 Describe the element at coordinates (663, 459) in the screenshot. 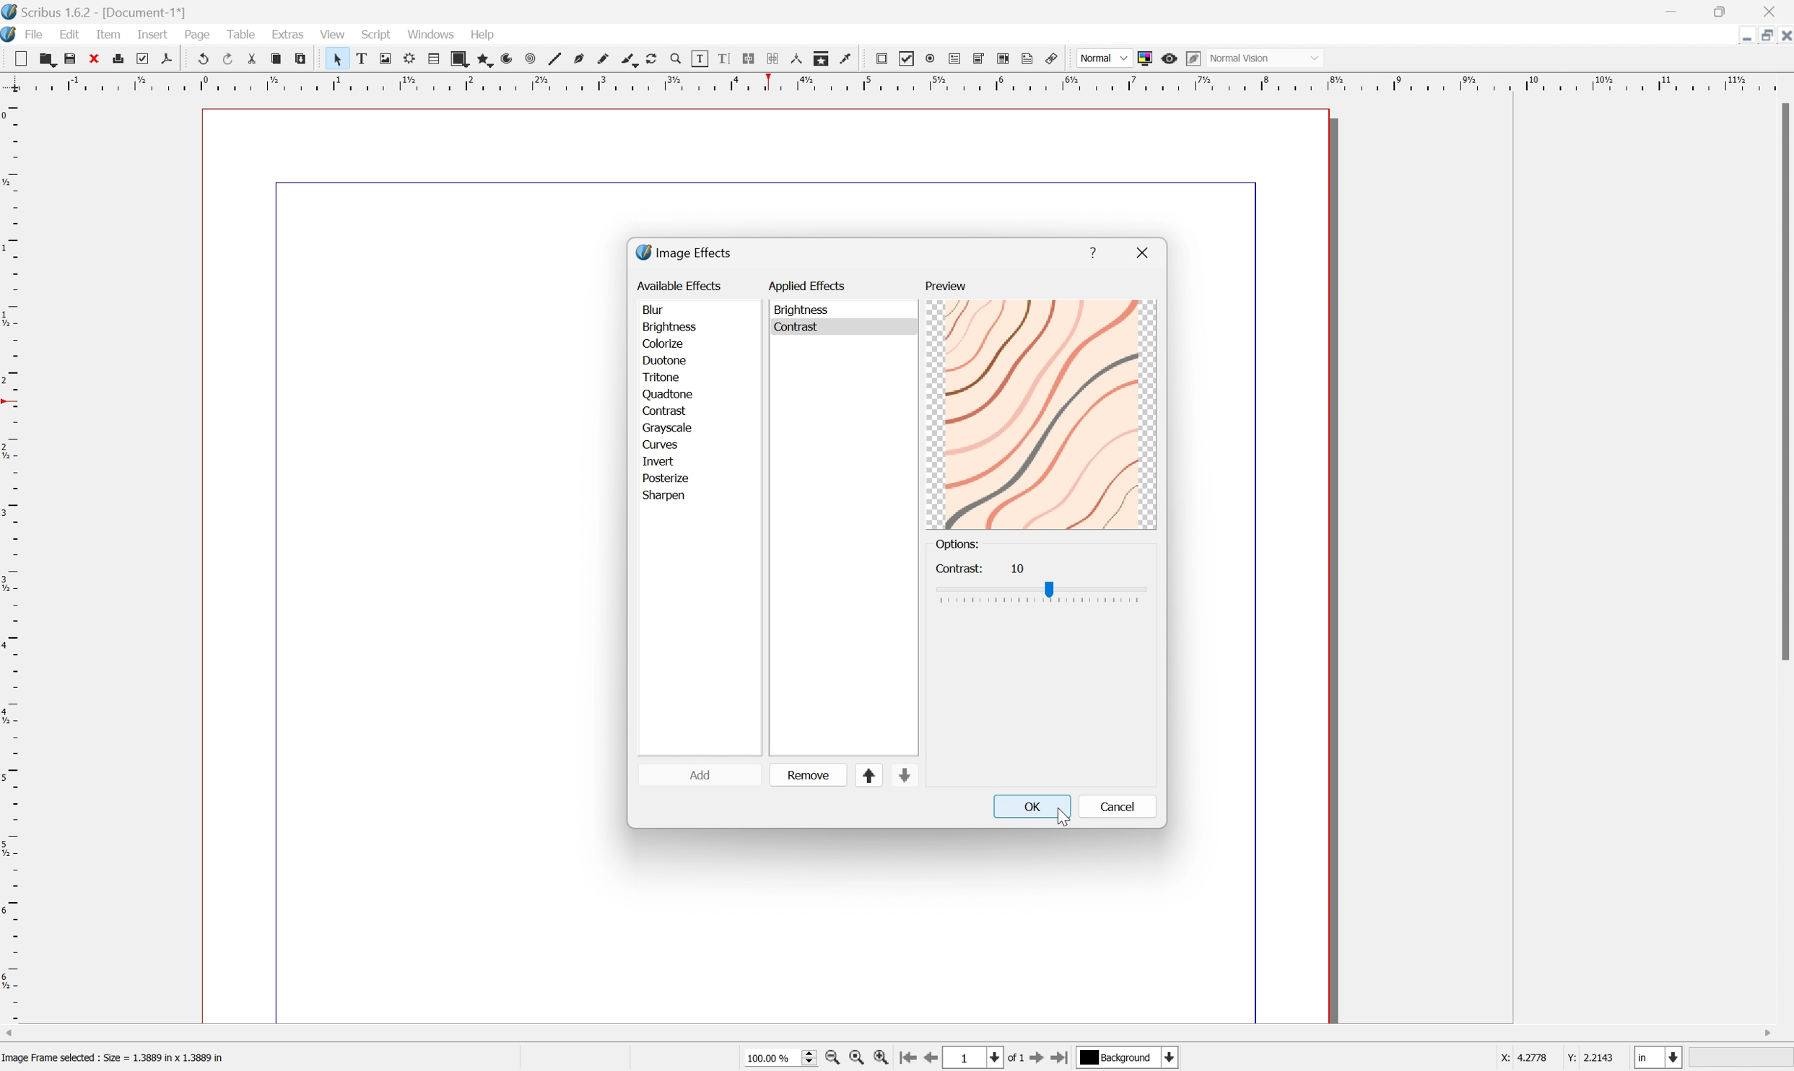

I see `invert` at that location.